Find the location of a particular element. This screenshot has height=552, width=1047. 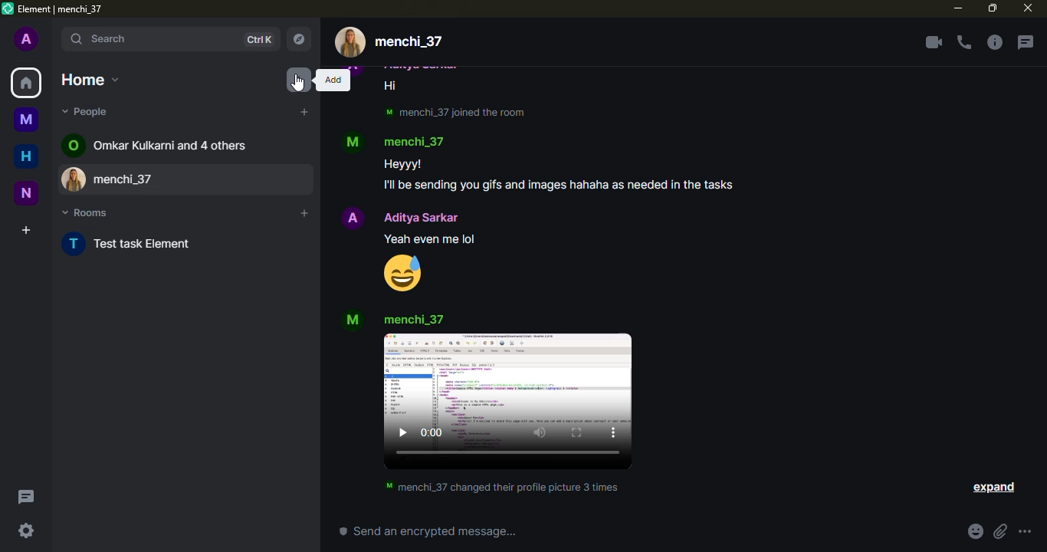

Profile initial is located at coordinates (353, 218).